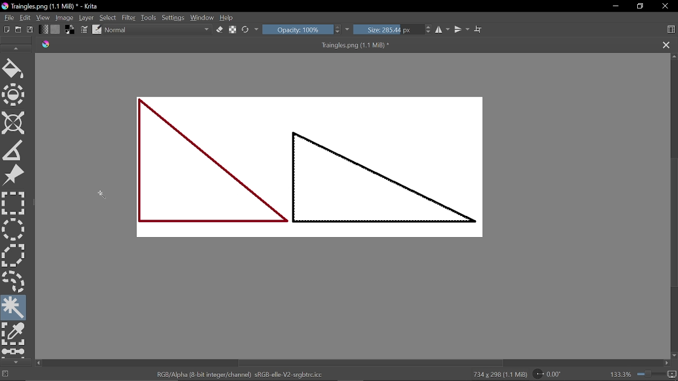 The width and height of the screenshot is (678, 381). I want to click on Move right, so click(666, 362).